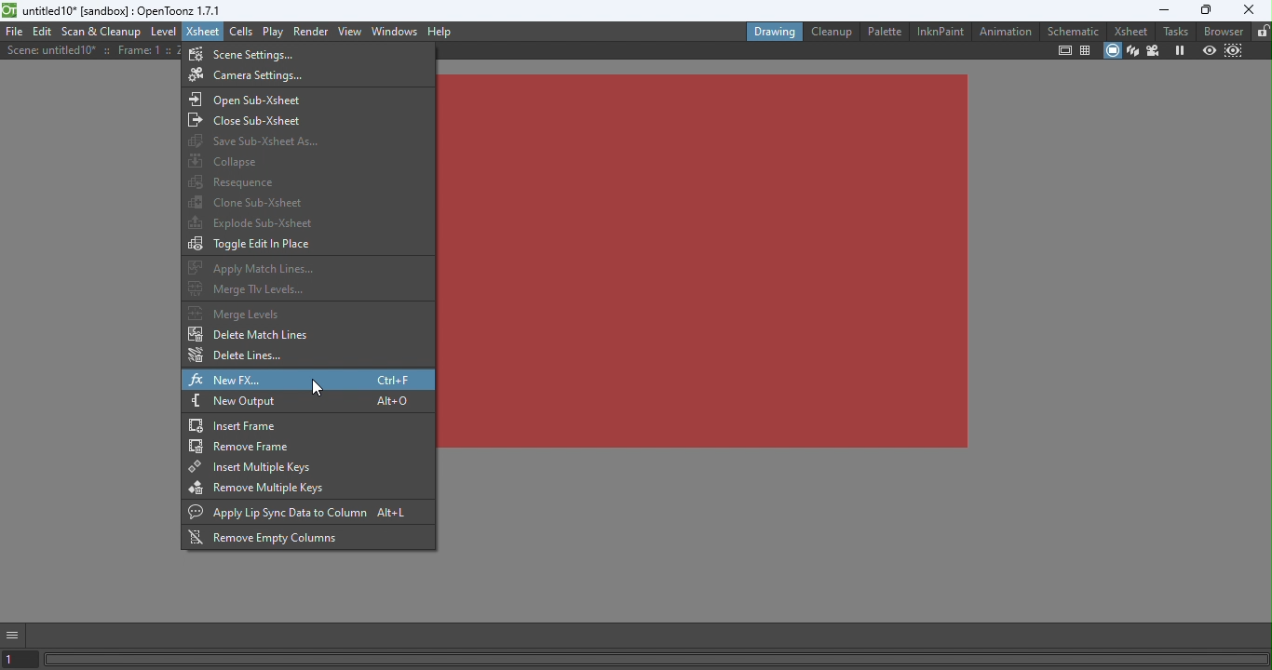 The height and width of the screenshot is (670, 1272). Describe the element at coordinates (262, 98) in the screenshot. I see `Open sub-Xsheet` at that location.